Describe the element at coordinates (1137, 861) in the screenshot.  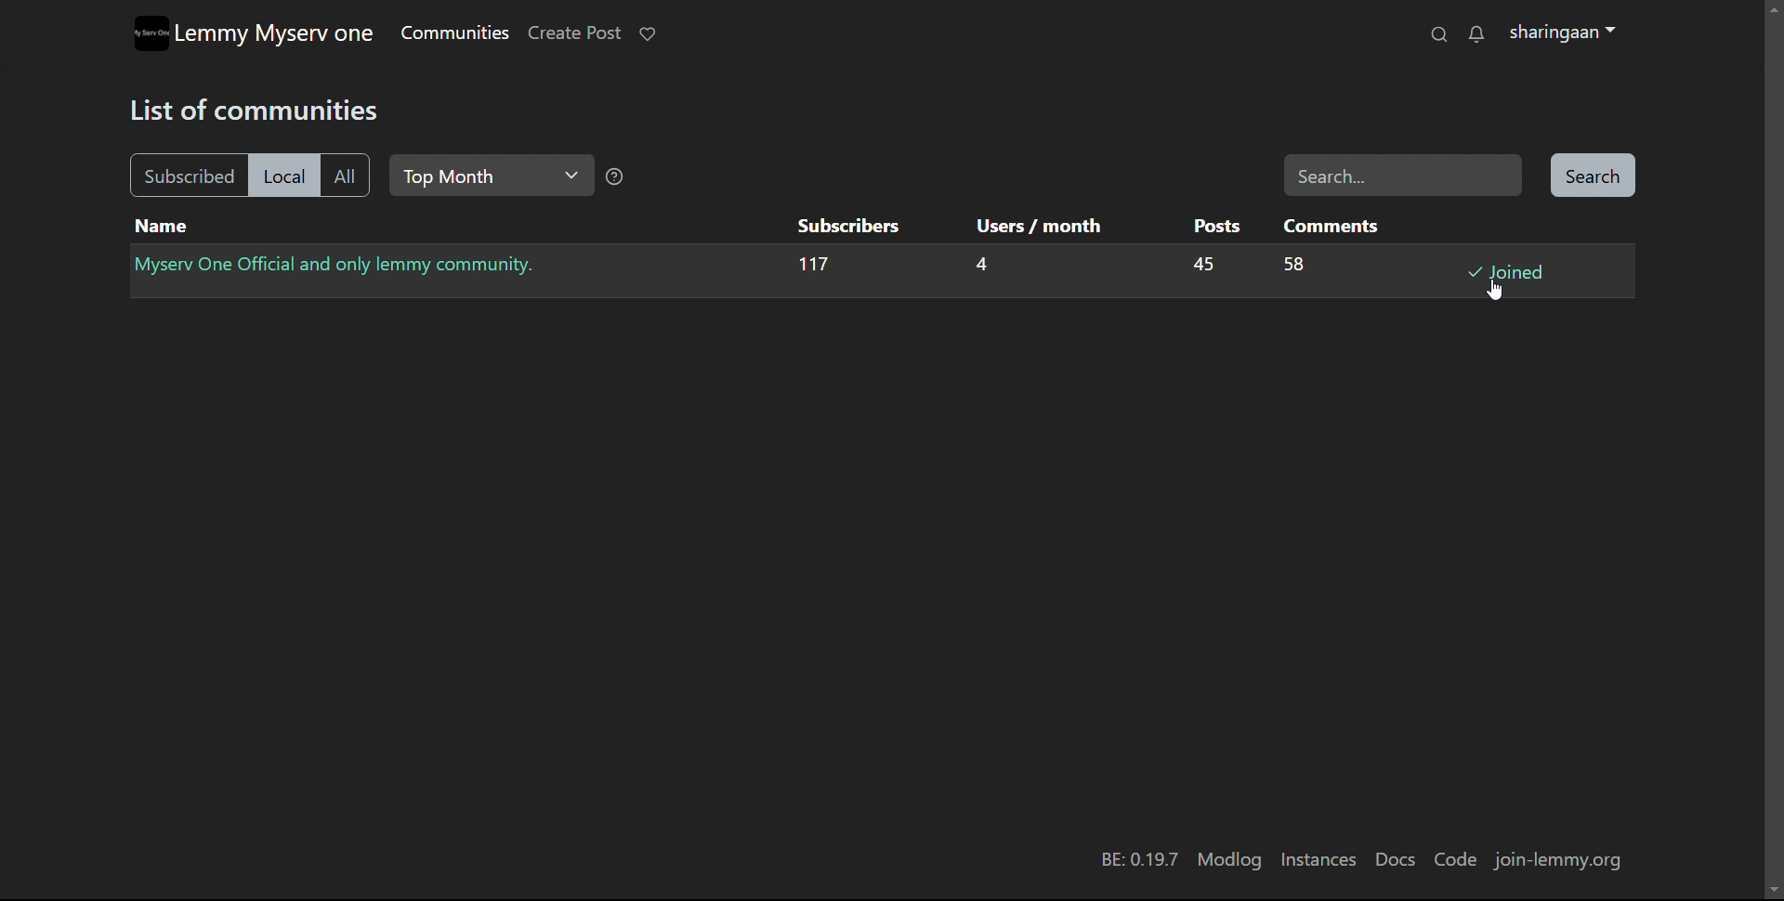
I see `version` at that location.